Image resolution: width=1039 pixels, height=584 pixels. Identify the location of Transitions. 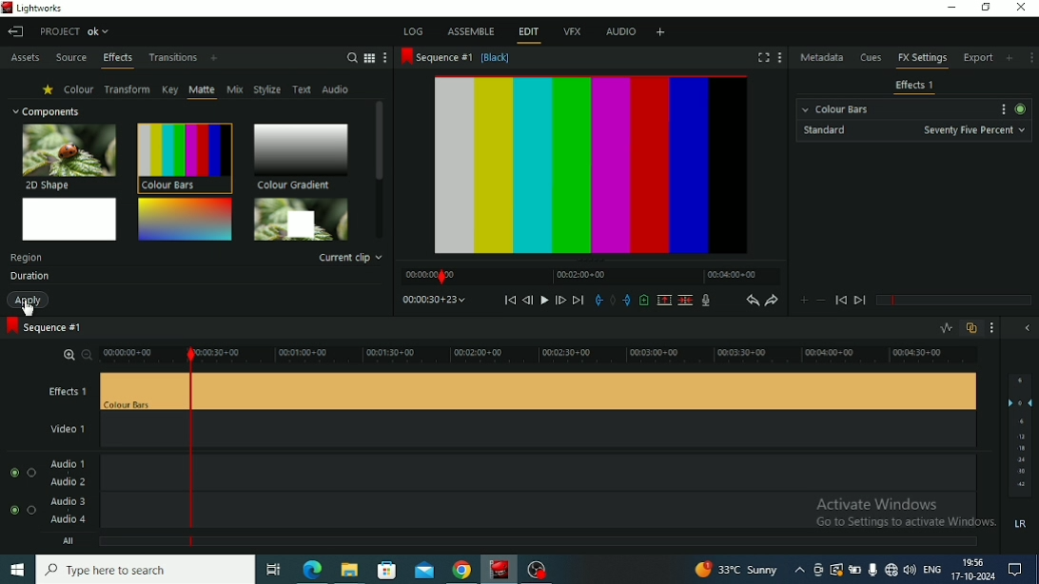
(173, 58).